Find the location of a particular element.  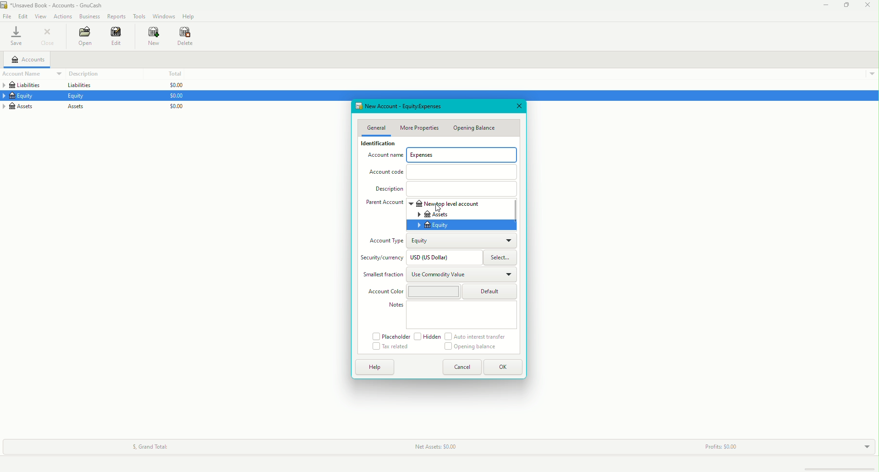

Actions is located at coordinates (64, 16).